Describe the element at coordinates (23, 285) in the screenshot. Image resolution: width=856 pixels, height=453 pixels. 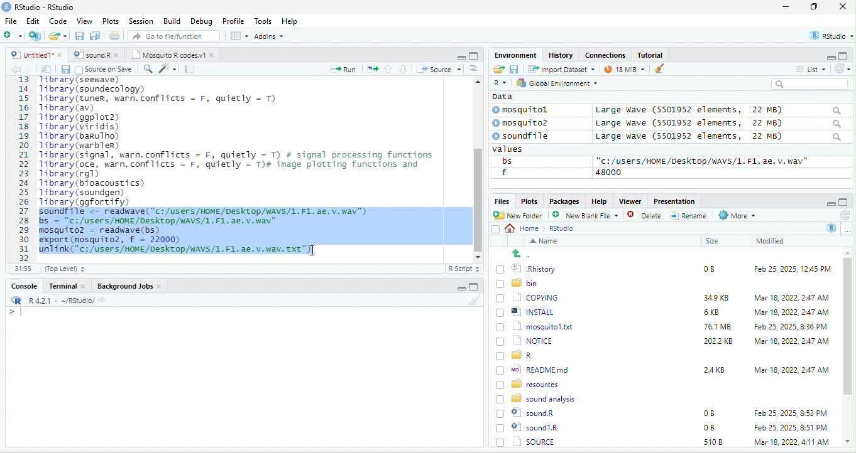
I see `Console` at that location.